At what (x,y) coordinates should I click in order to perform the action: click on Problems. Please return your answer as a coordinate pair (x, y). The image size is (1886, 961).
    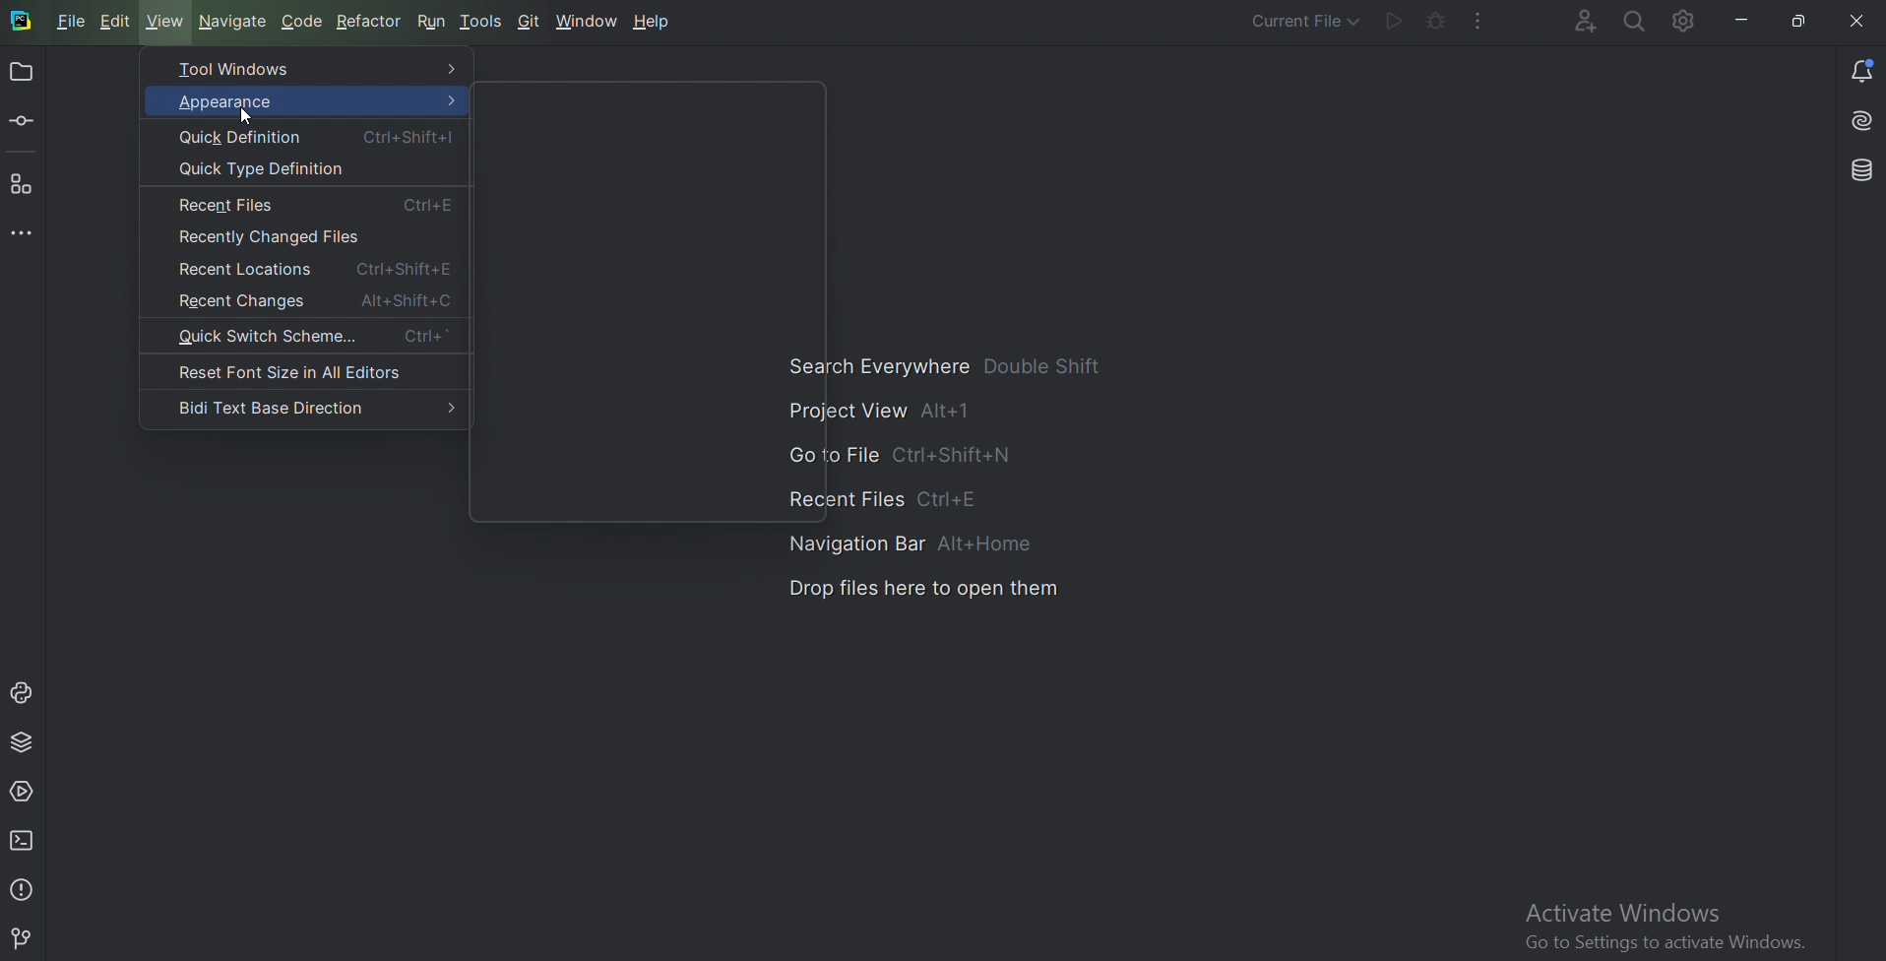
    Looking at the image, I should click on (23, 889).